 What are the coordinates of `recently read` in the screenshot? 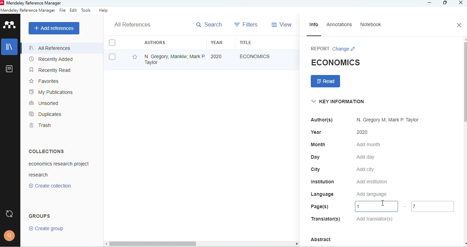 It's located at (50, 70).